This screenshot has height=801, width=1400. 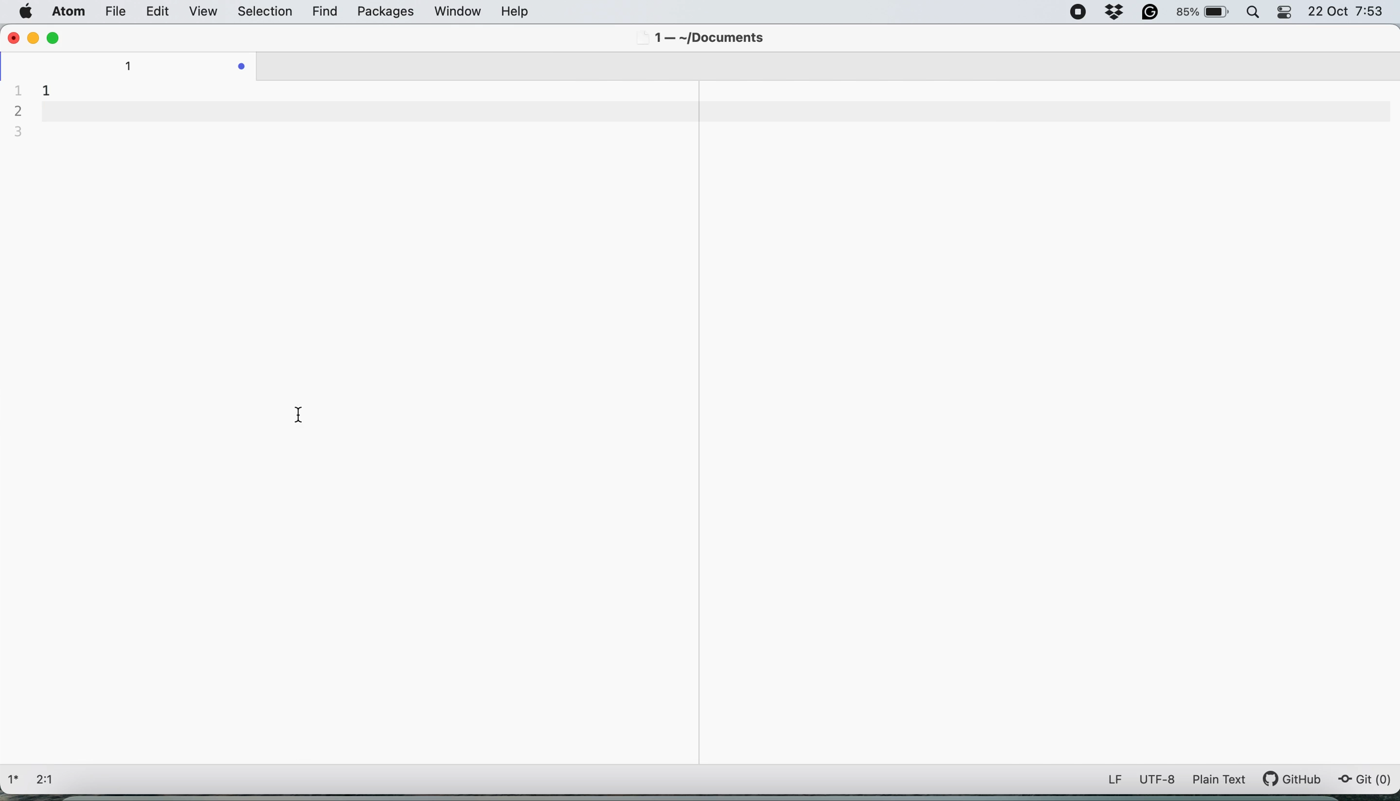 What do you see at coordinates (530, 11) in the screenshot?
I see `help` at bounding box center [530, 11].